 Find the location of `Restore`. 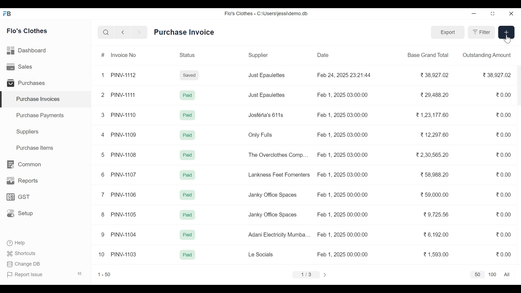

Restore is located at coordinates (492, 14).